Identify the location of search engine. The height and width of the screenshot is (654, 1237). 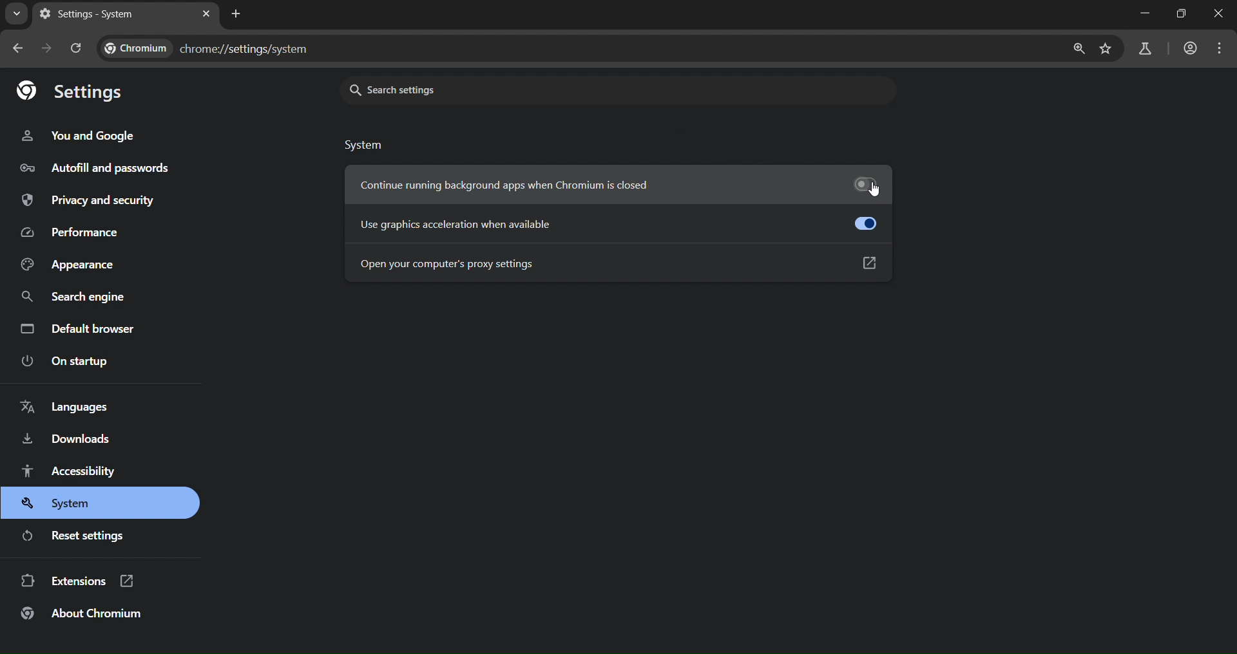
(77, 295).